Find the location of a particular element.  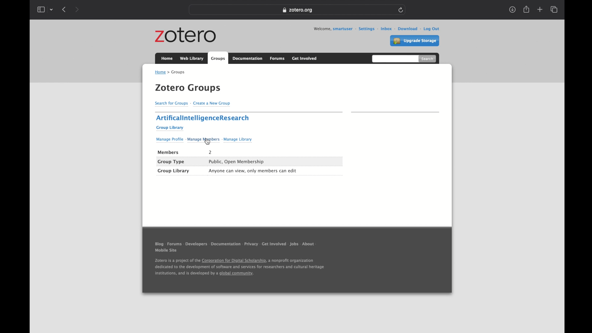

blog is located at coordinates (159, 244).